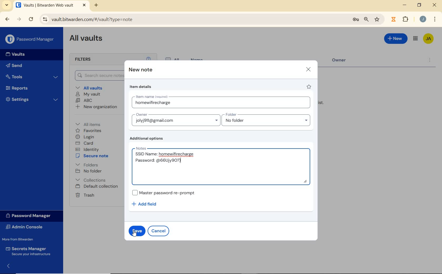 Image resolution: width=442 pixels, height=274 pixels. Describe the element at coordinates (51, 5) in the screenshot. I see `open tab` at that location.